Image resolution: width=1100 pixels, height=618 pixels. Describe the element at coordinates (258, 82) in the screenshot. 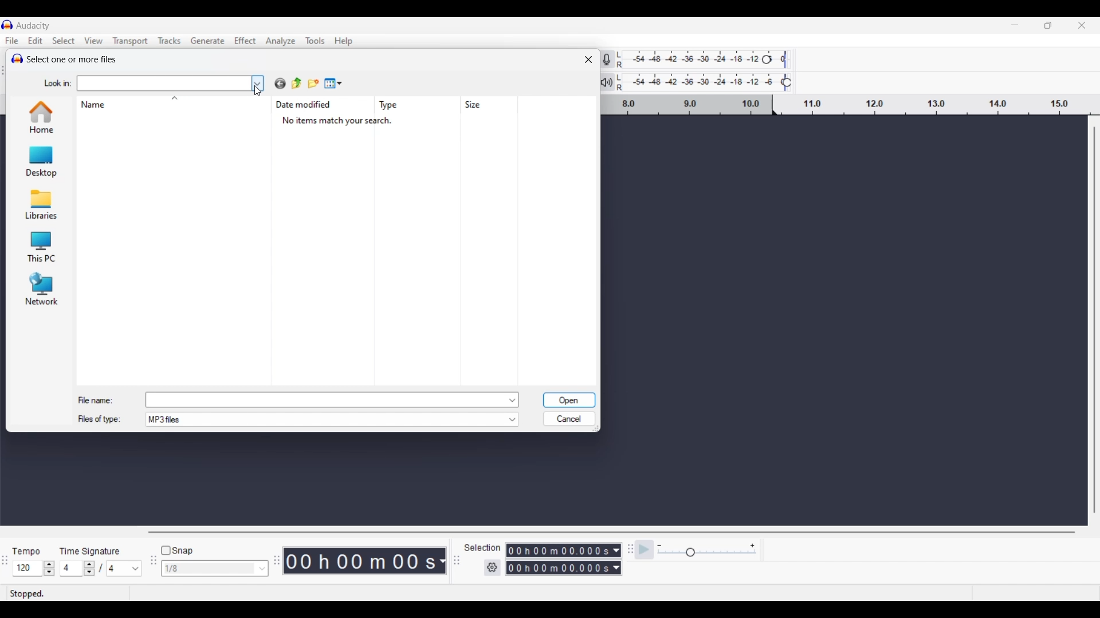

I see `List folder options` at that location.